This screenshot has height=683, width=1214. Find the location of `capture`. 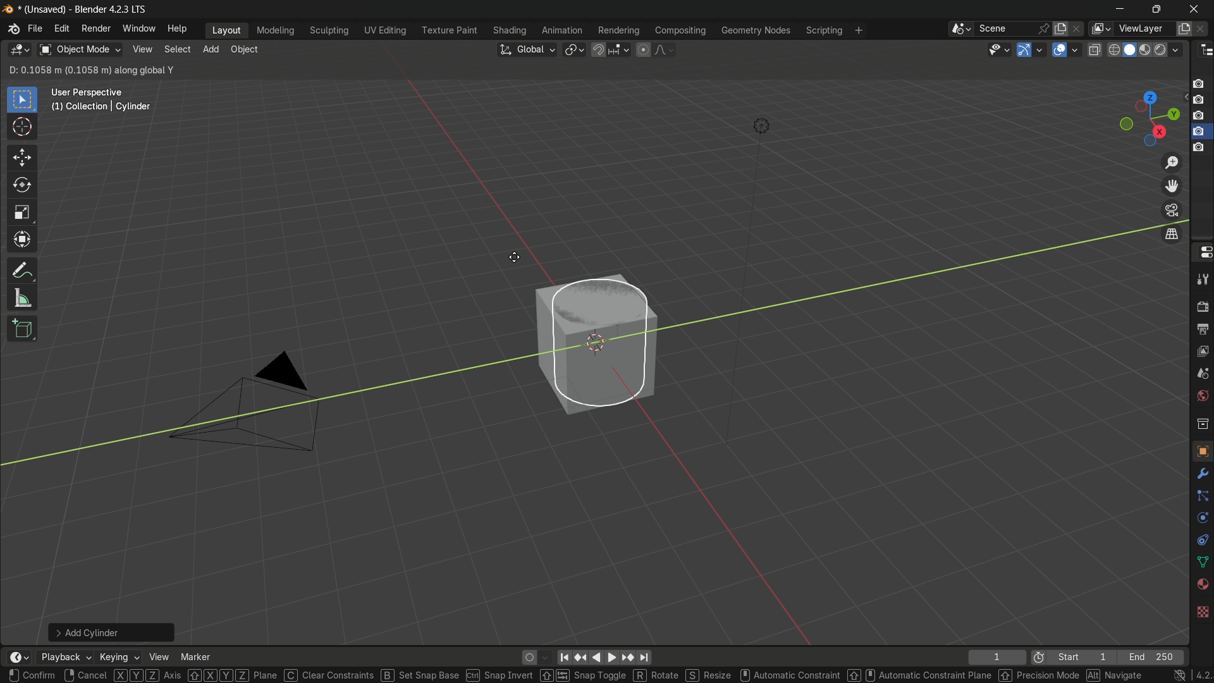

capture is located at coordinates (1200, 101).